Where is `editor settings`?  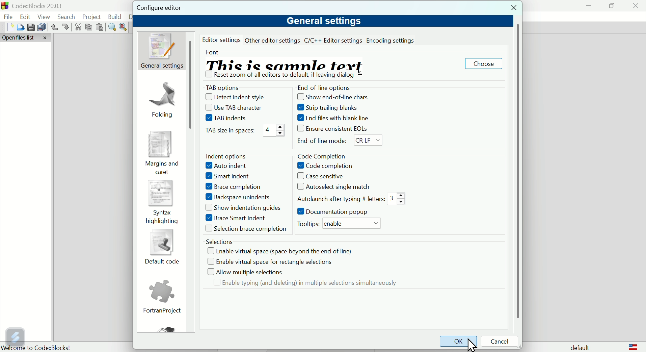 editor settings is located at coordinates (223, 40).